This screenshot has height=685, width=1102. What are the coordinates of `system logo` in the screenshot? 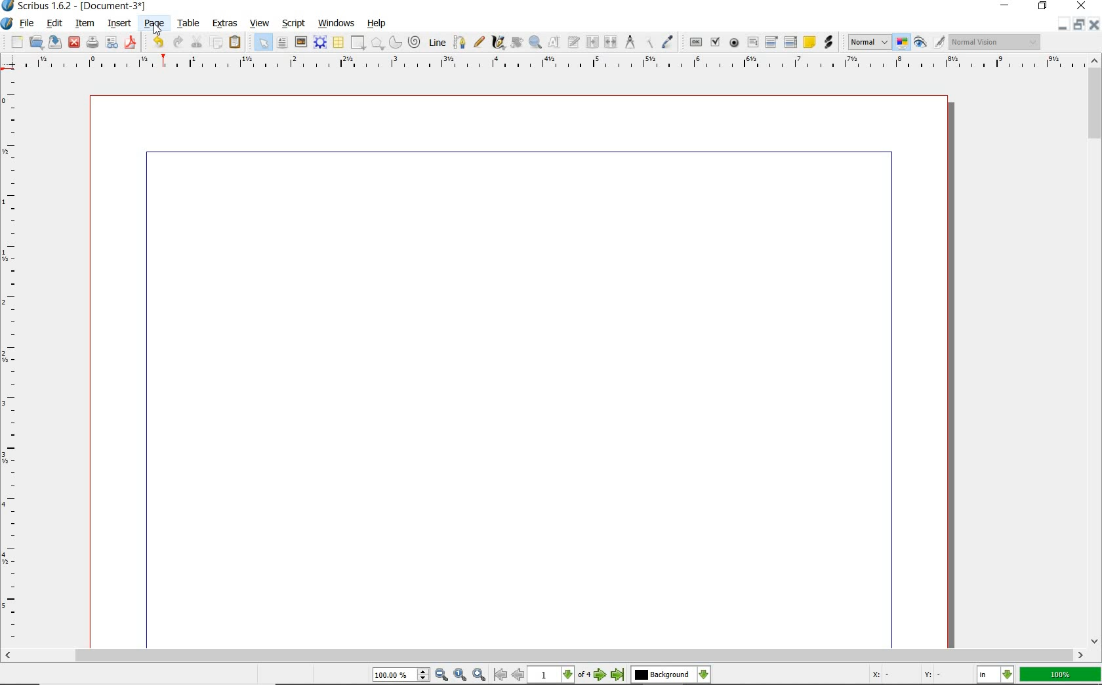 It's located at (7, 24).